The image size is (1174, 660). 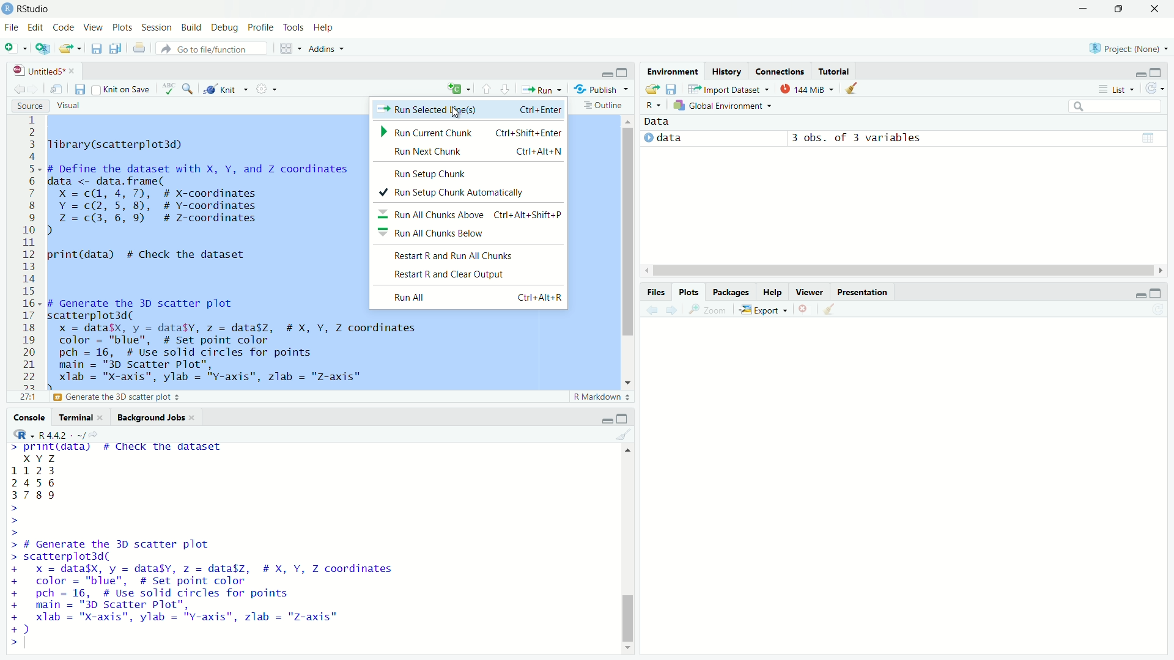 What do you see at coordinates (852, 89) in the screenshot?
I see `clear objects from the workspace` at bounding box center [852, 89].